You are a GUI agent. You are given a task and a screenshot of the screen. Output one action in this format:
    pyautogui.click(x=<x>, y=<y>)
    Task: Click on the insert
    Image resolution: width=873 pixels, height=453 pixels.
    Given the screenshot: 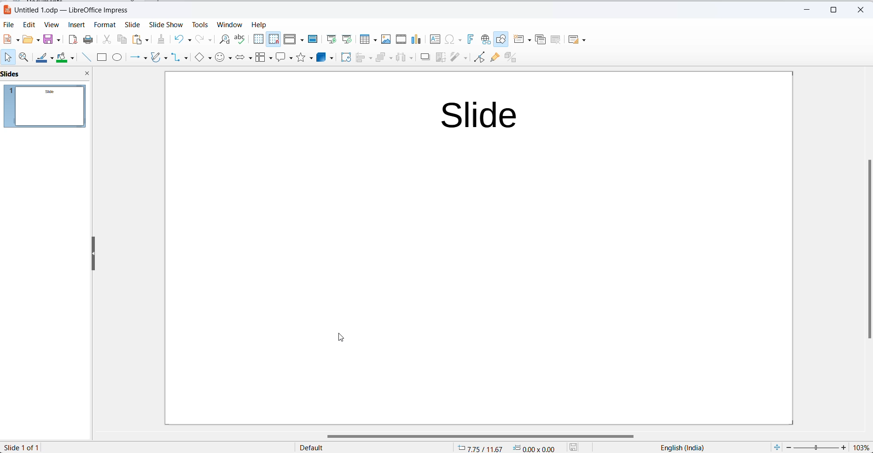 What is the action you would take?
    pyautogui.click(x=76, y=25)
    